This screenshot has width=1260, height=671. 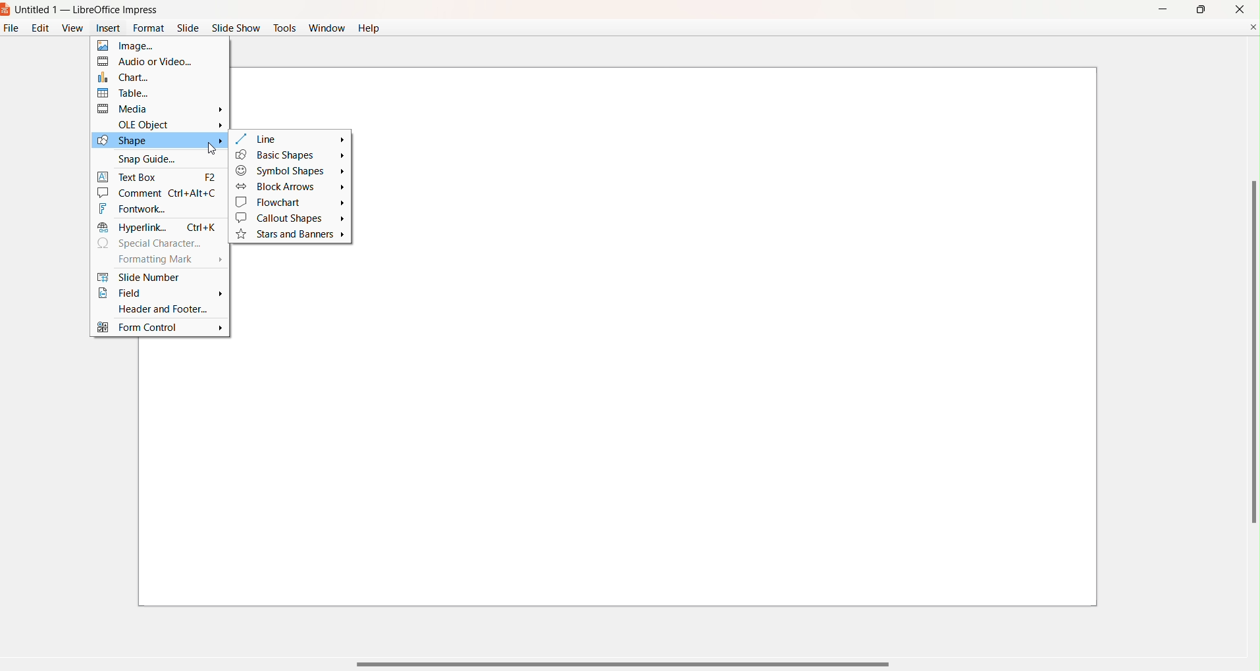 I want to click on OLE Object, so click(x=169, y=123).